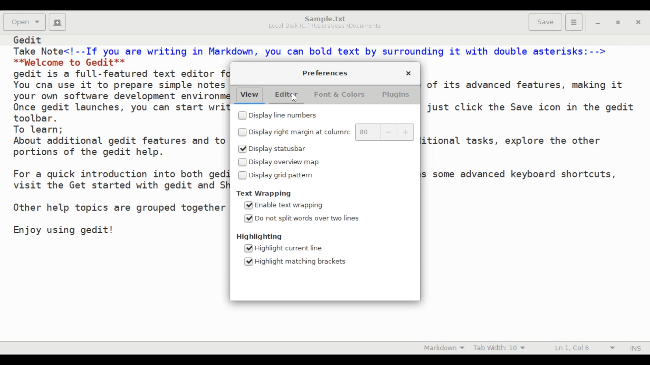 The width and height of the screenshot is (650, 365). Describe the element at coordinates (407, 132) in the screenshot. I see `increase margin` at that location.